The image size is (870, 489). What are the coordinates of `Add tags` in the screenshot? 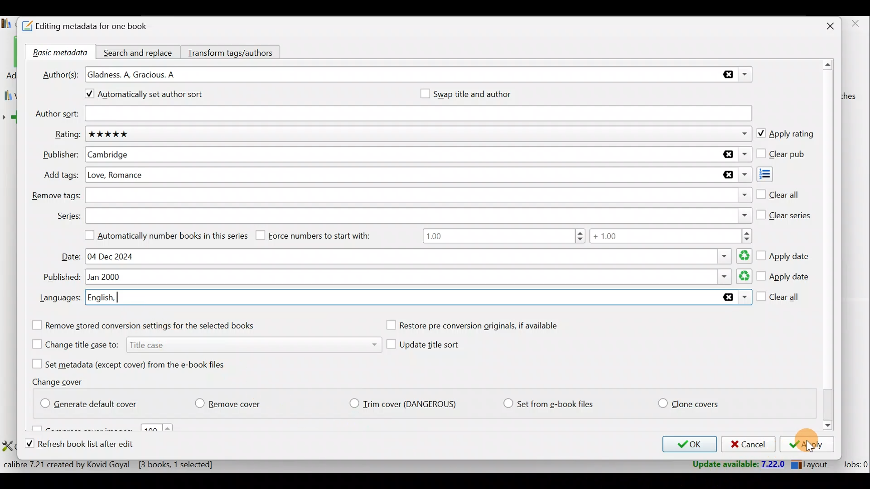 It's located at (417, 175).